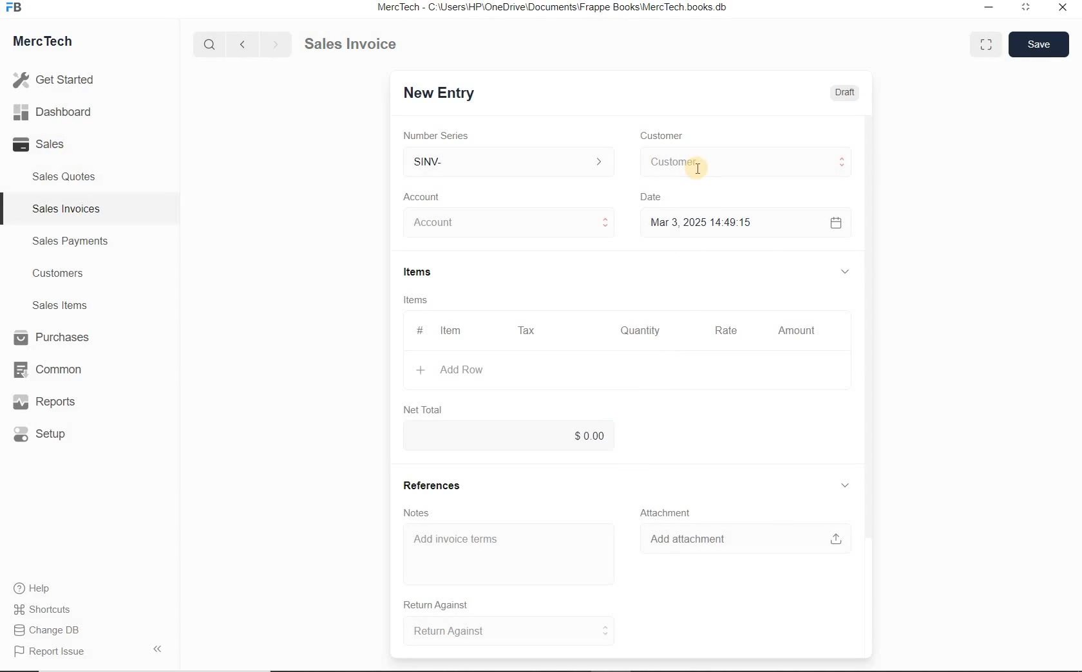  Describe the element at coordinates (48, 610) in the screenshot. I see `Shortcuts` at that location.